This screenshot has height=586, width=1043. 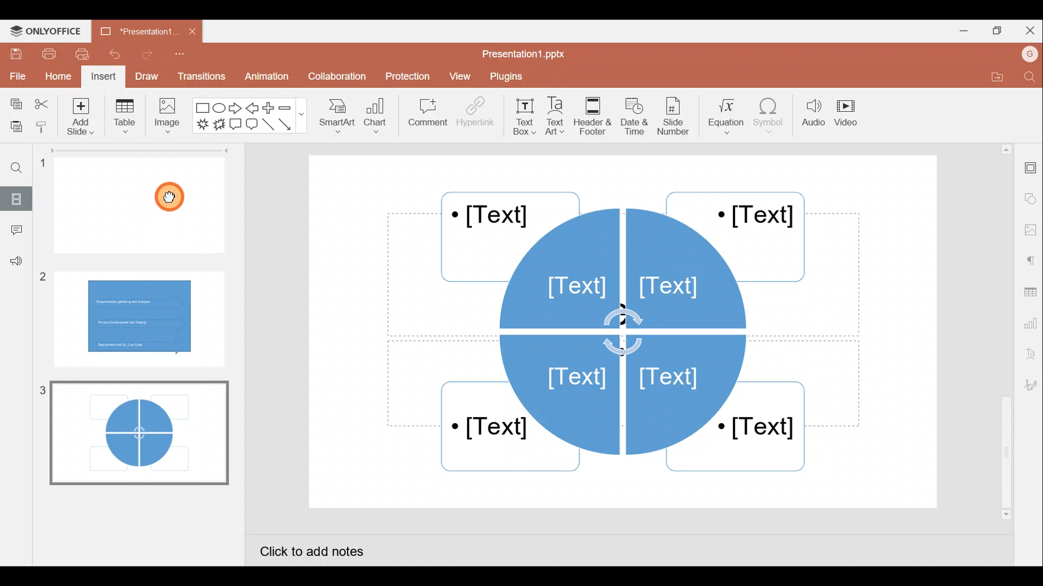 What do you see at coordinates (188, 30) in the screenshot?
I see `Close document` at bounding box center [188, 30].